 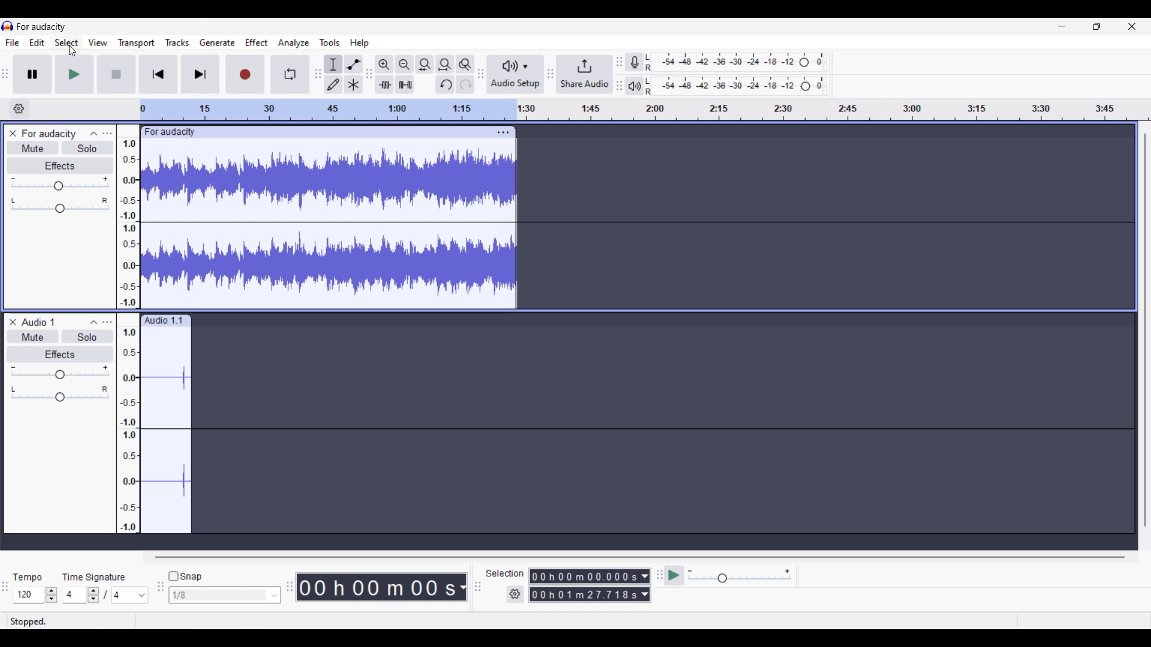 I want to click on For audacity, so click(x=48, y=134).